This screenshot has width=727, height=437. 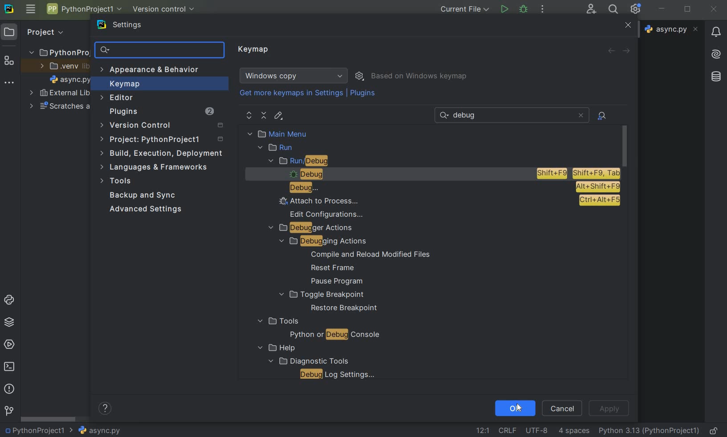 What do you see at coordinates (466, 9) in the screenshot?
I see `current file` at bounding box center [466, 9].